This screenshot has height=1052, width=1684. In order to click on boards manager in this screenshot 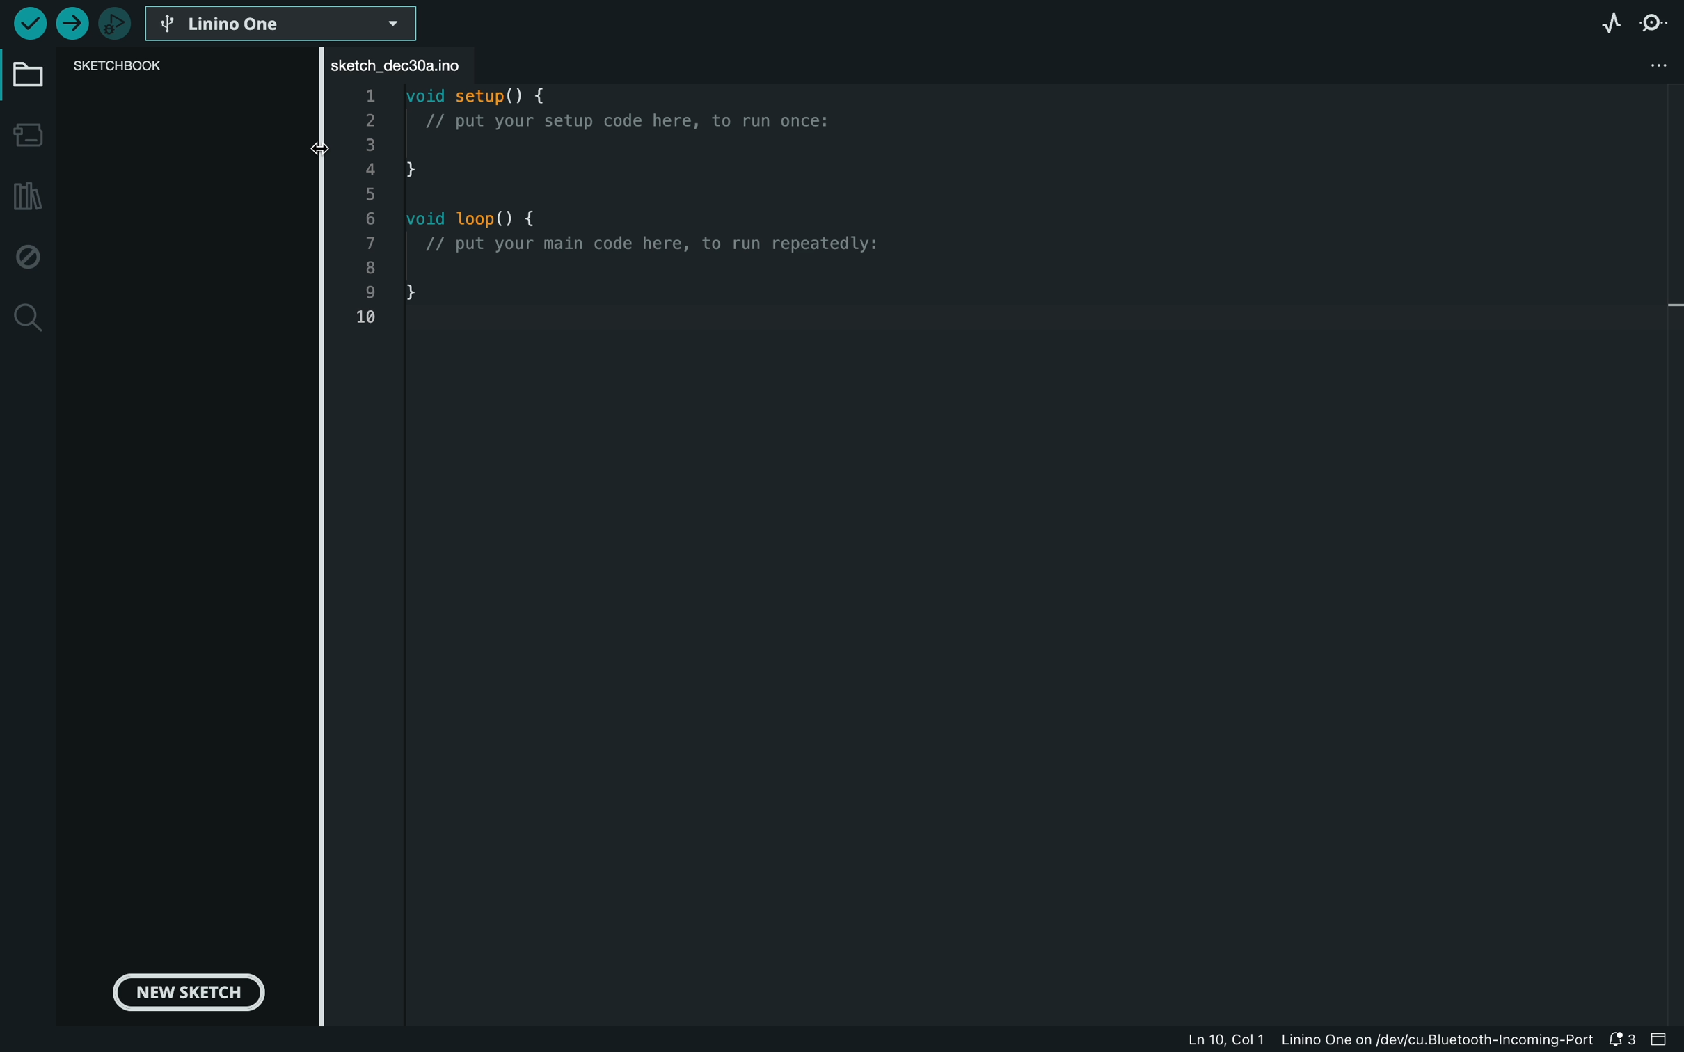, I will do `click(26, 137)`.